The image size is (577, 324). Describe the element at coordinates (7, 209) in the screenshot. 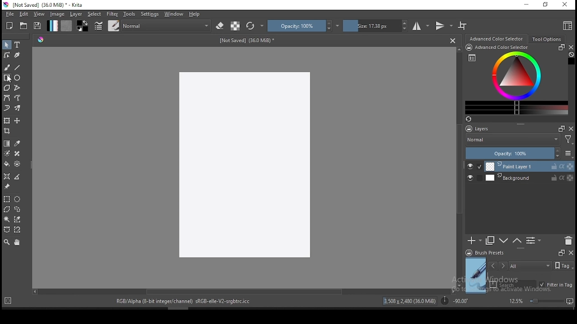

I see `polygon selection tool` at that location.